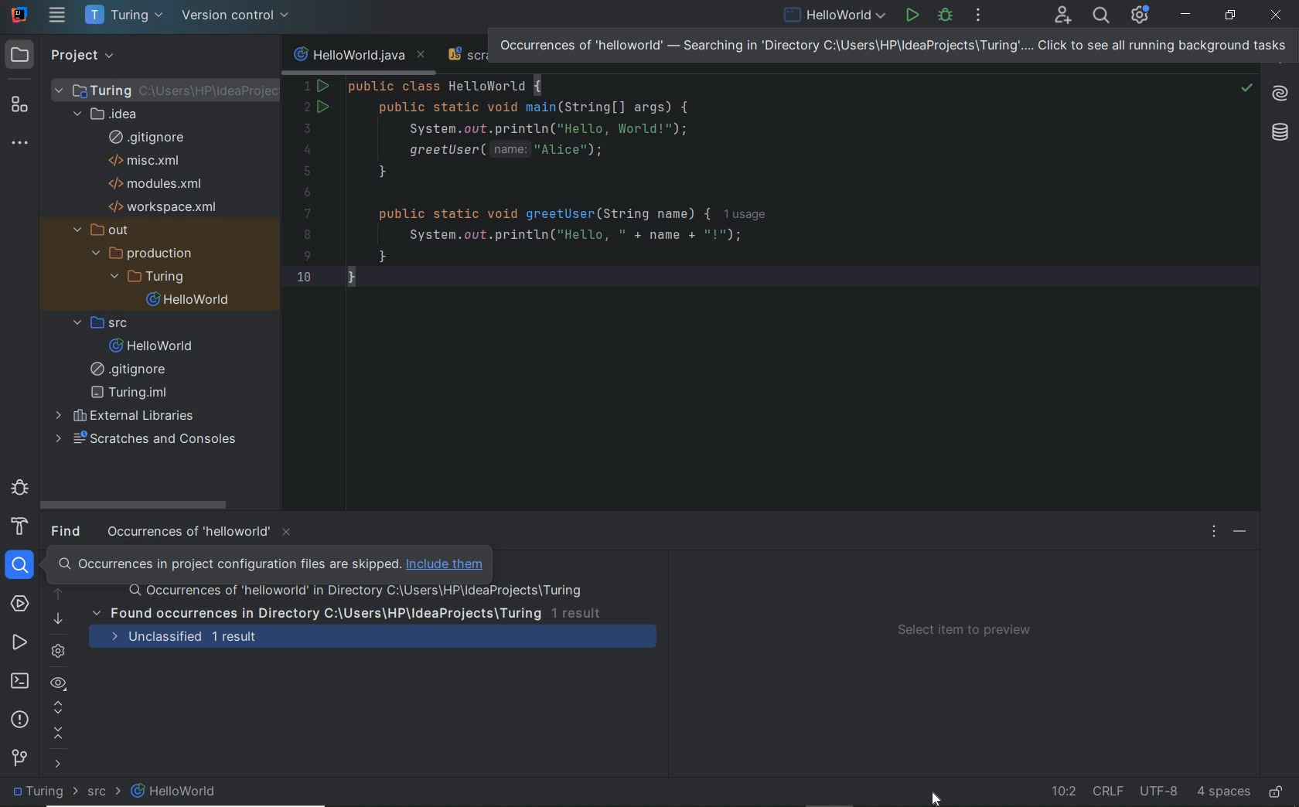  I want to click on idea, so click(111, 113).